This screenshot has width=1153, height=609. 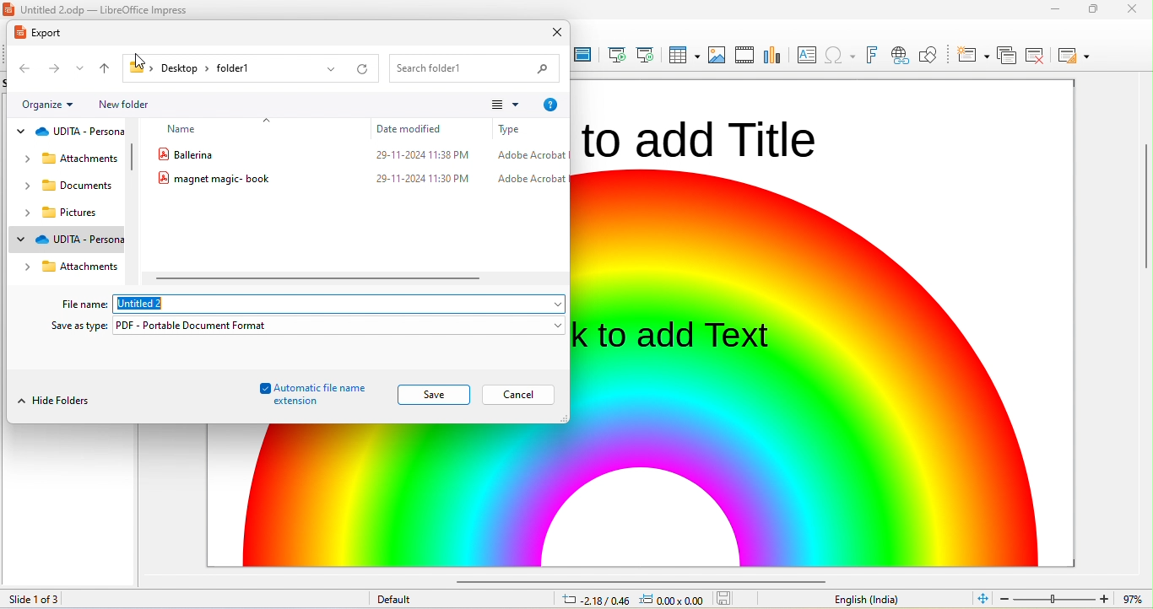 I want to click on drop down, so click(x=517, y=105).